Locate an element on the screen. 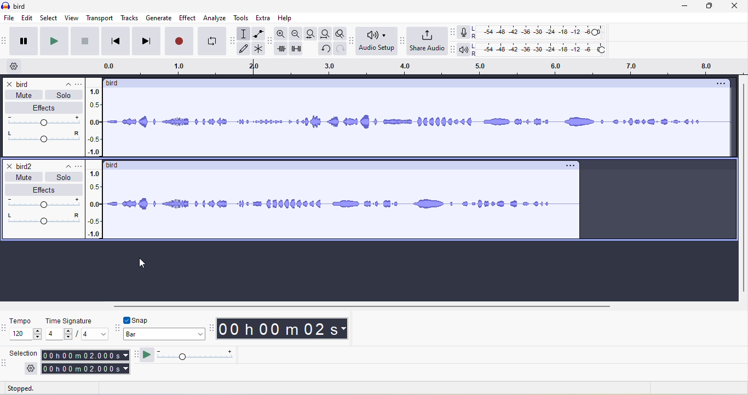 This screenshot has width=748, height=395. pan: center is located at coordinates (42, 136).